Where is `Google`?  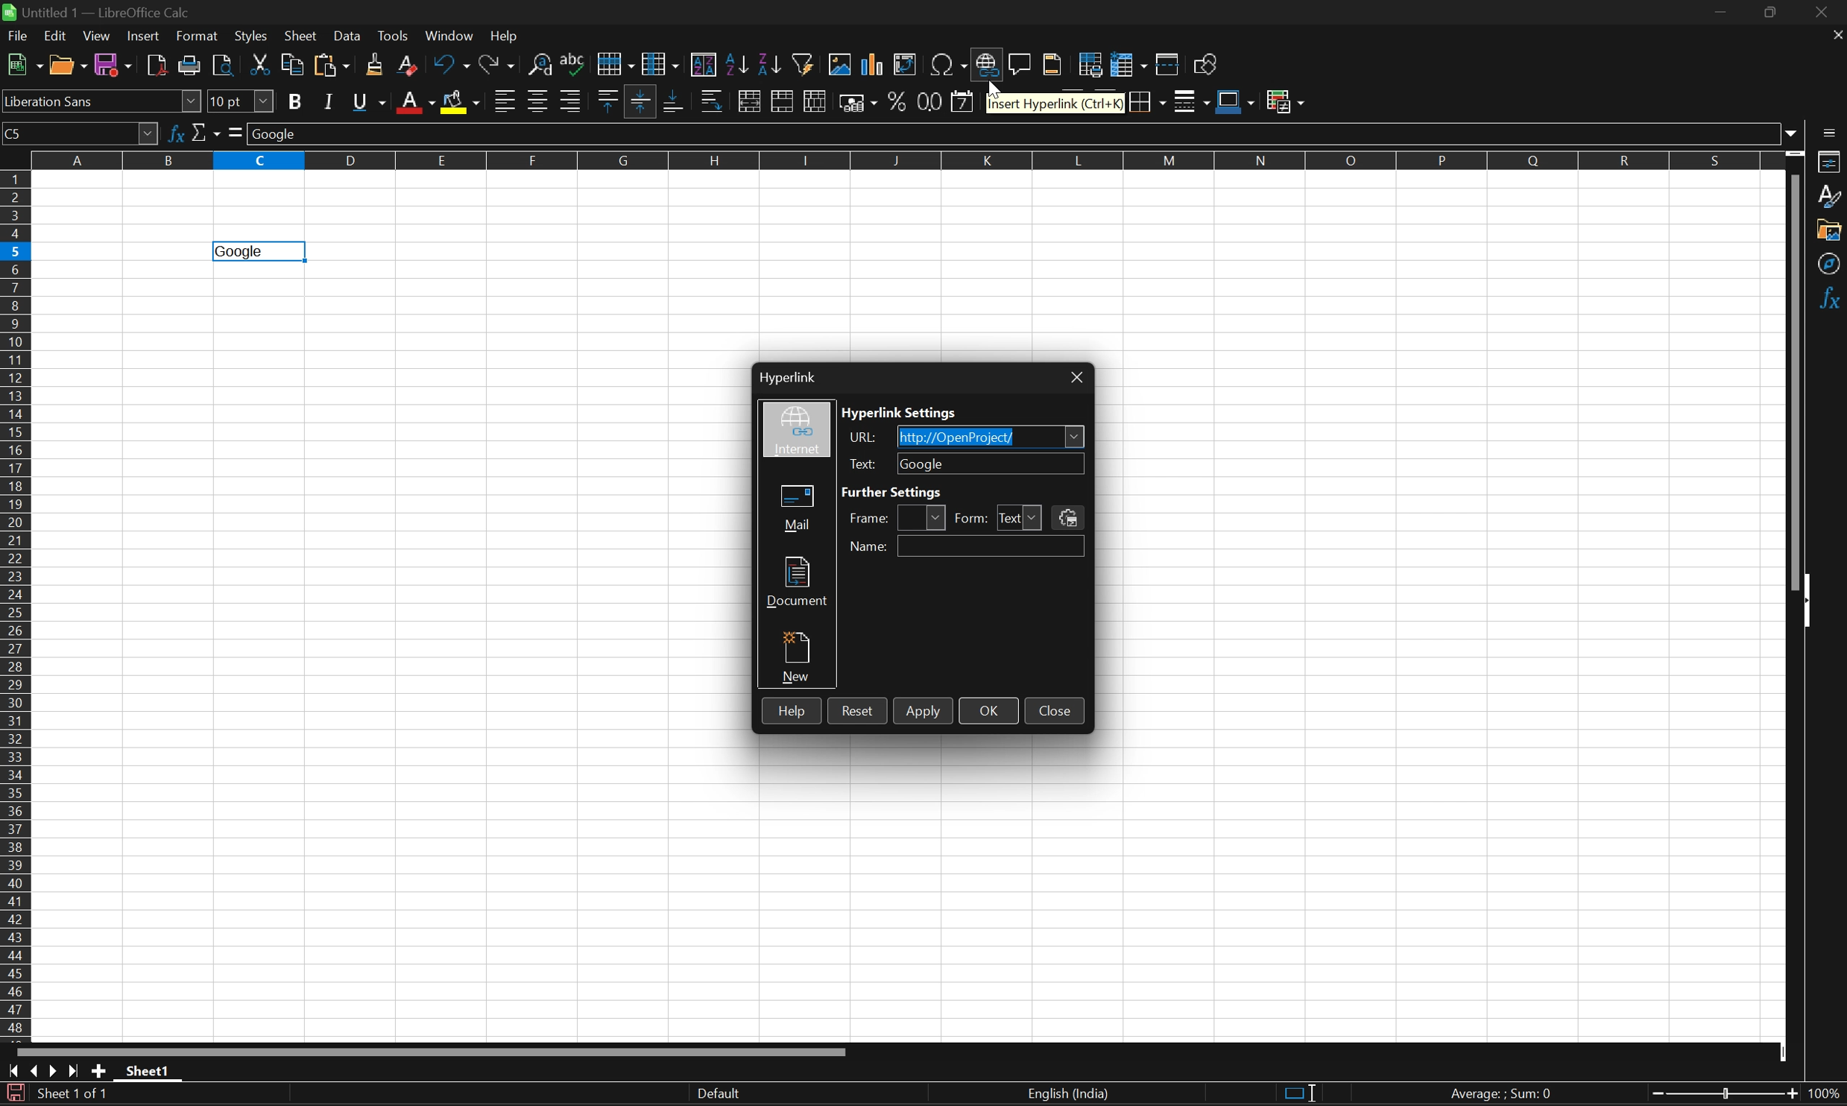
Google is located at coordinates (922, 463).